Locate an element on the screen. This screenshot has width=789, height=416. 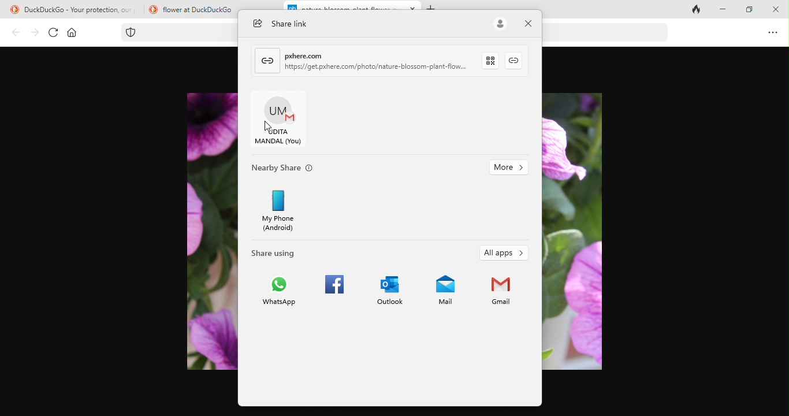
prhere.com
hitpsy/get pxhere.com/photo/nature- blossom-plant-fiow... is located at coordinates (378, 60).